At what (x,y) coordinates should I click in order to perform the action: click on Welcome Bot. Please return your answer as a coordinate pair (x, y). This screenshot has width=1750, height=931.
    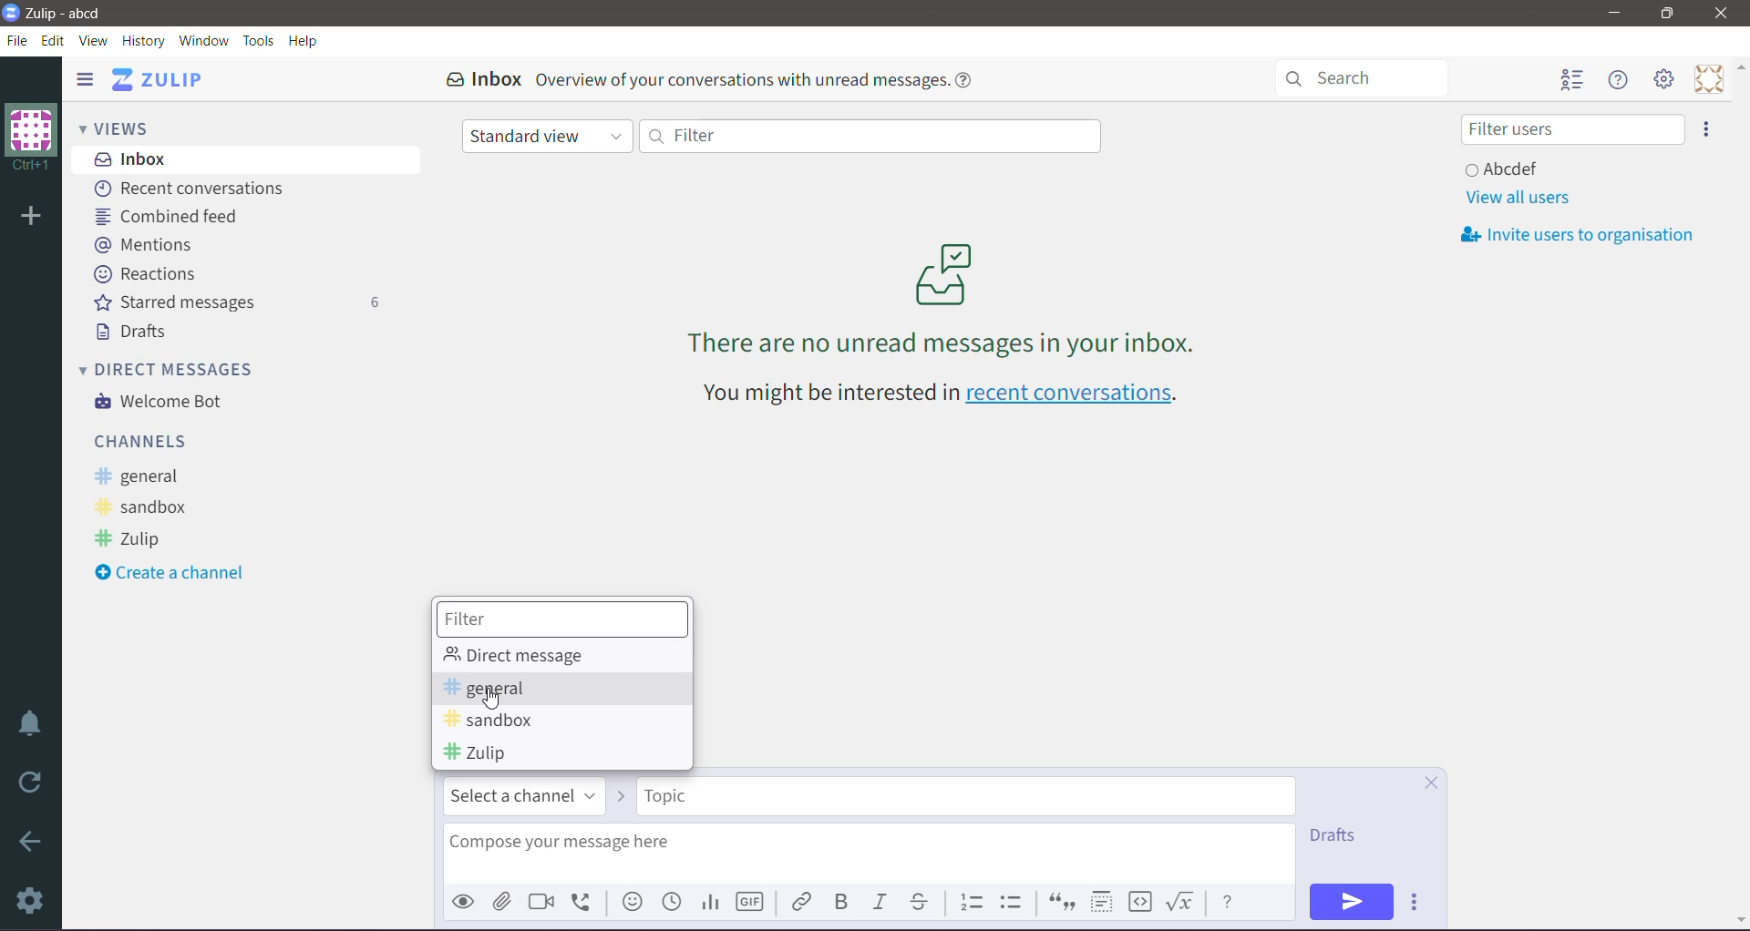
    Looking at the image, I should click on (163, 403).